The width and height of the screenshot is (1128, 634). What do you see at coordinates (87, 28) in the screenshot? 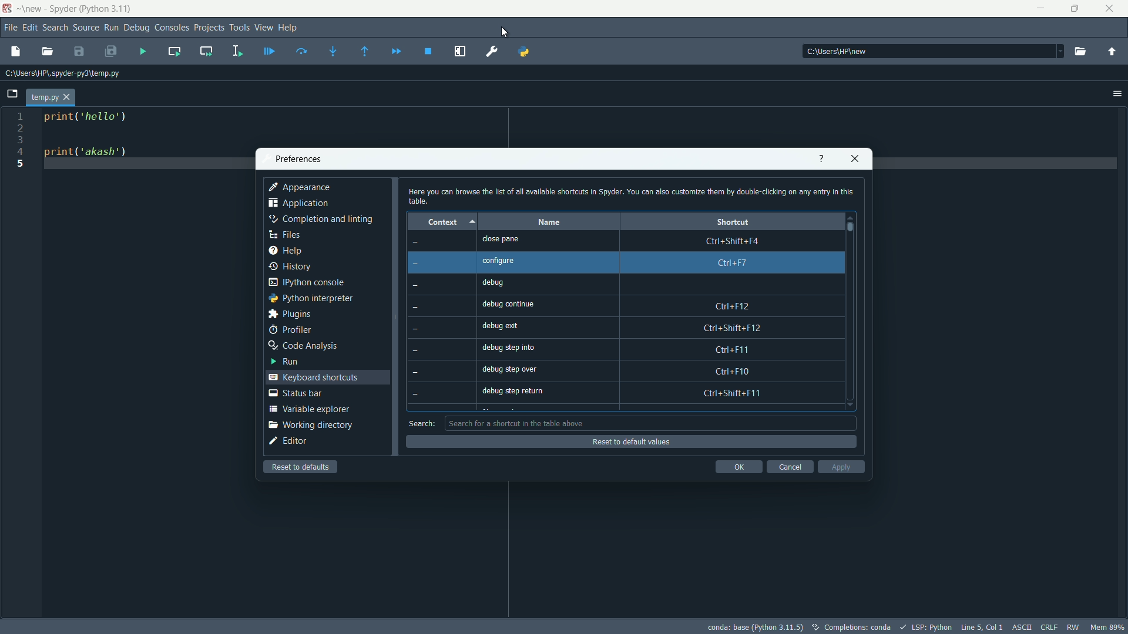
I see `source menu` at bounding box center [87, 28].